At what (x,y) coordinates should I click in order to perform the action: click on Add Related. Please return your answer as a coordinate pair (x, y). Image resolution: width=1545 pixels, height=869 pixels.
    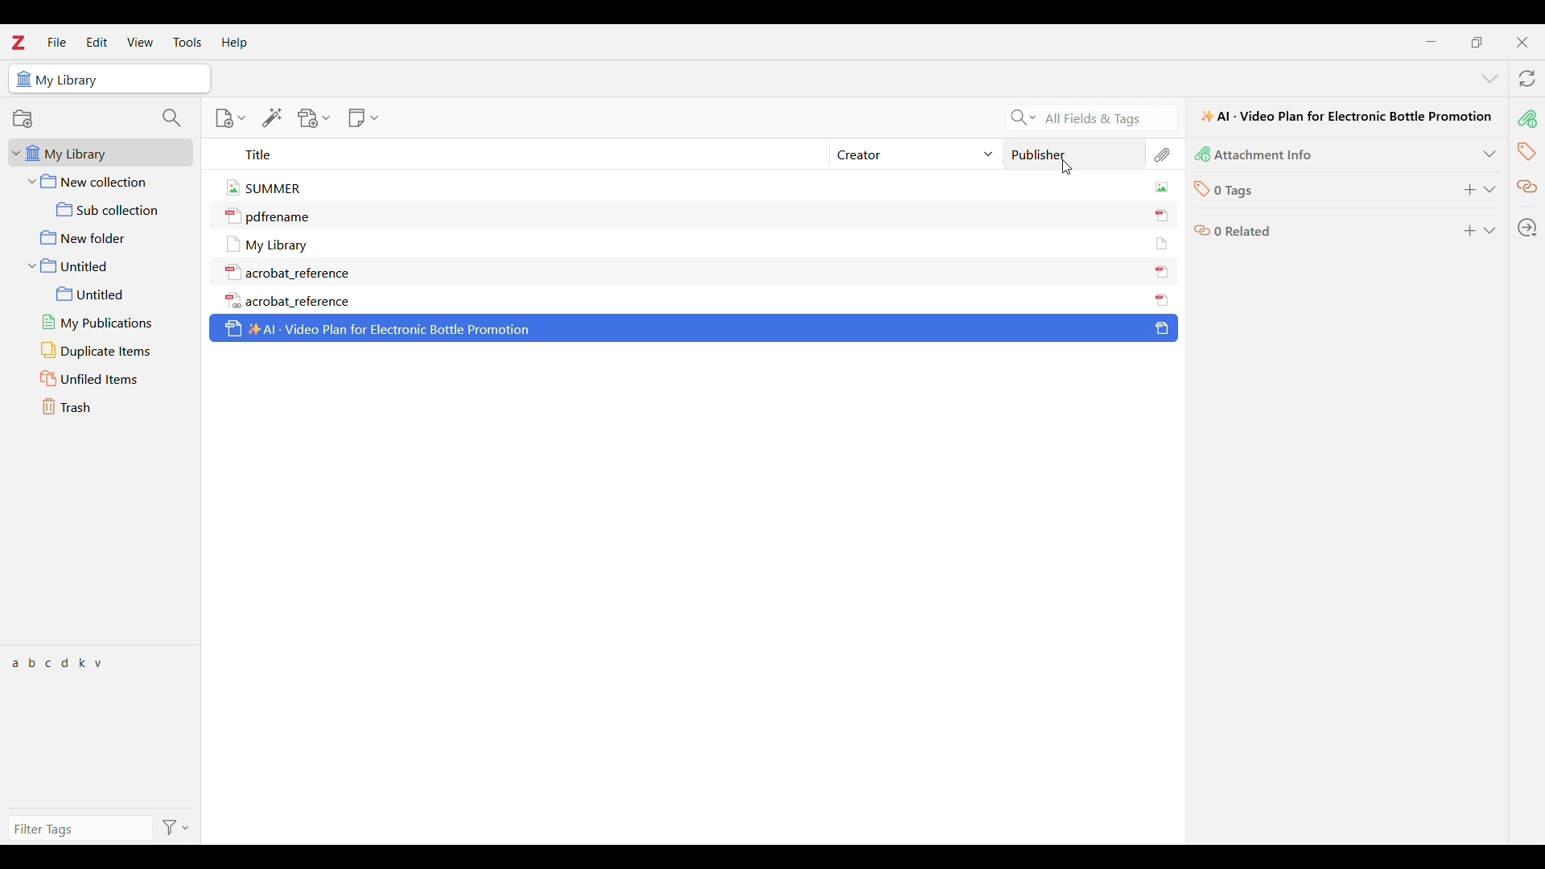
    Looking at the image, I should click on (1469, 231).